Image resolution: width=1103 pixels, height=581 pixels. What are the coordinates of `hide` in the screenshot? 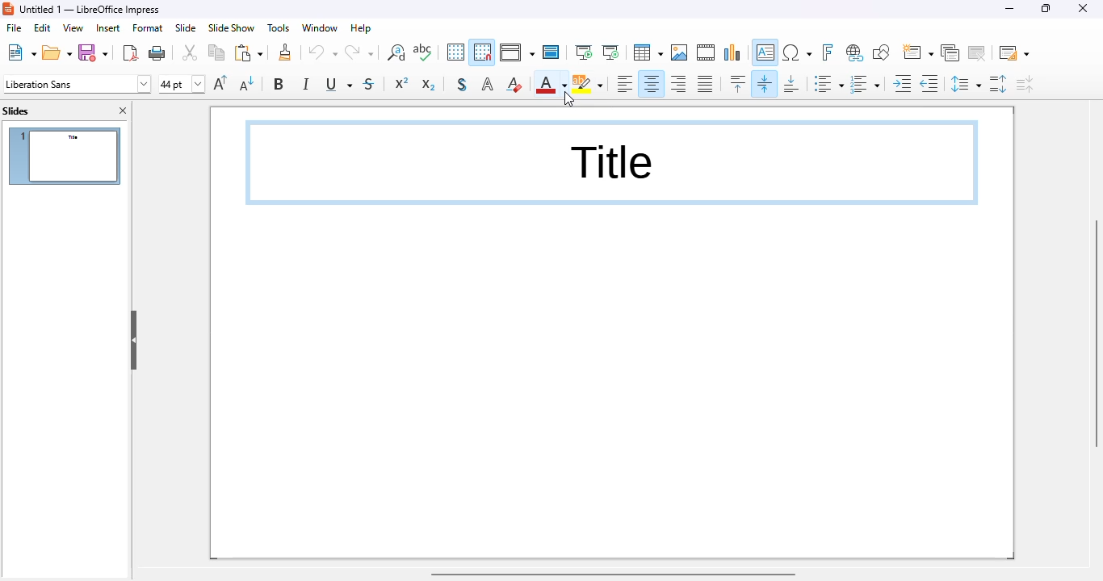 It's located at (134, 340).